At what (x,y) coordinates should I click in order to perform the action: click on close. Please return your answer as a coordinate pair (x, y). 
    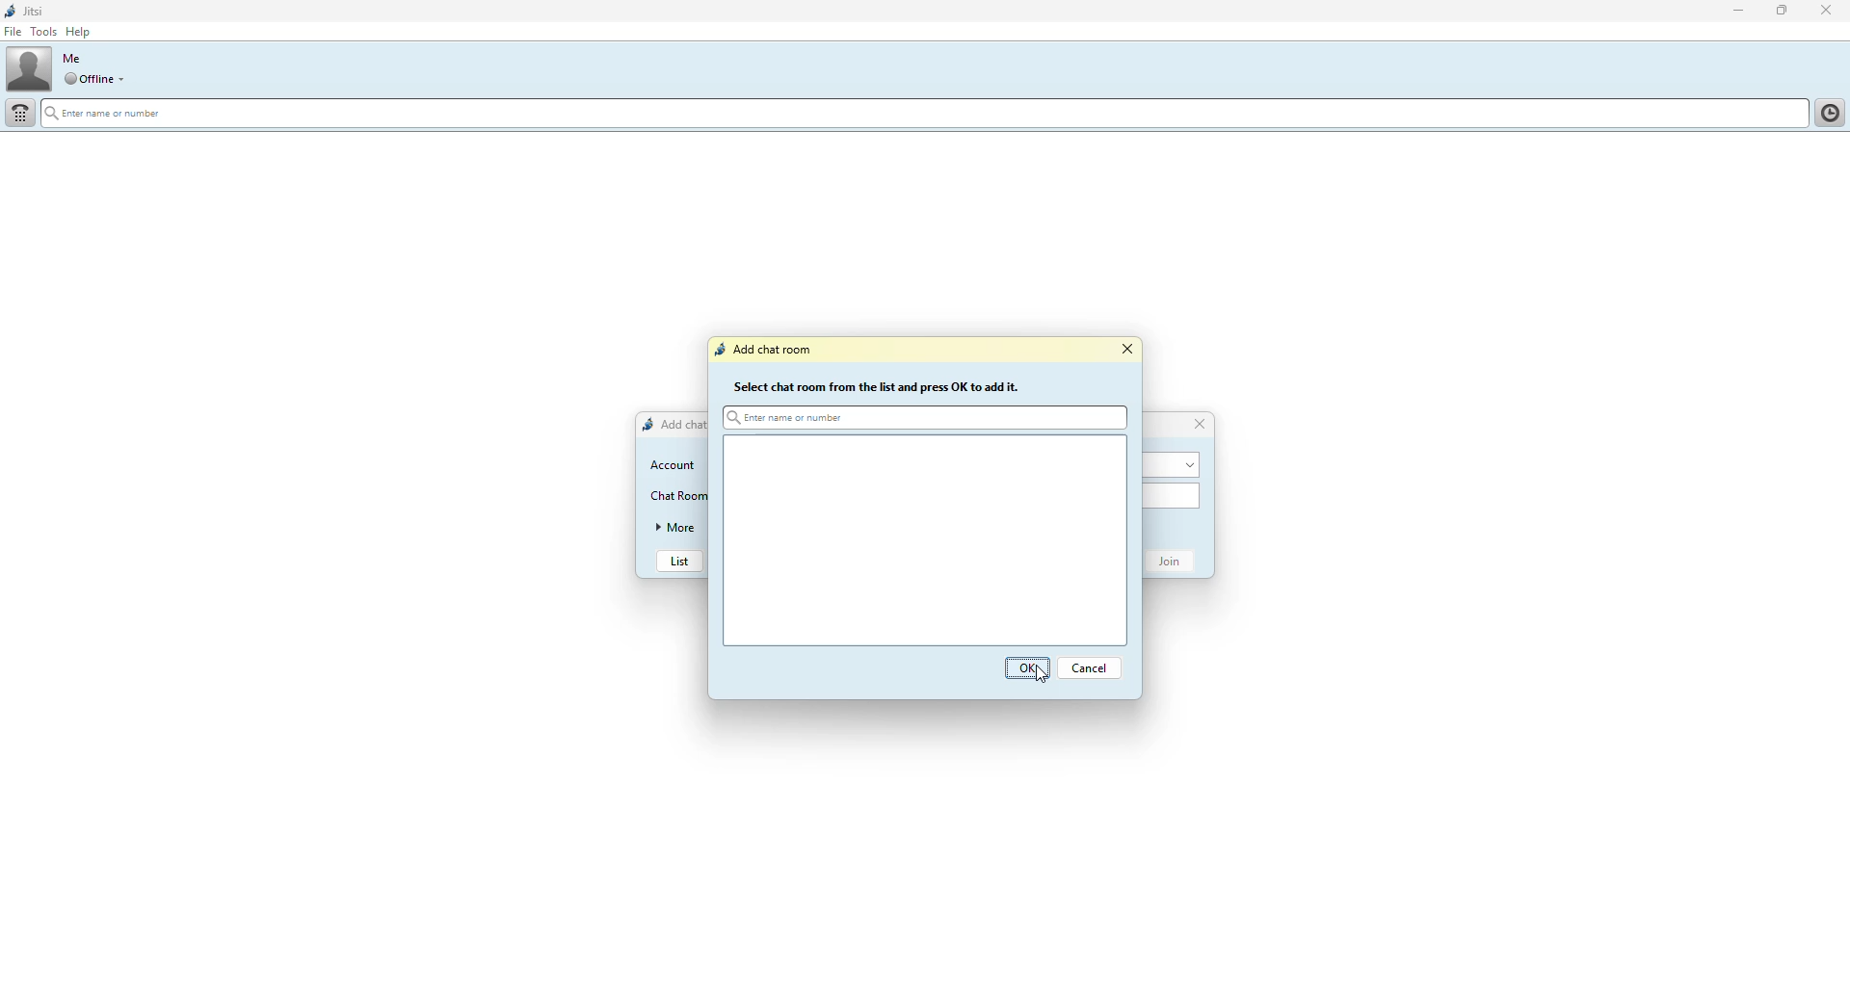
    Looking at the image, I should click on (1202, 428).